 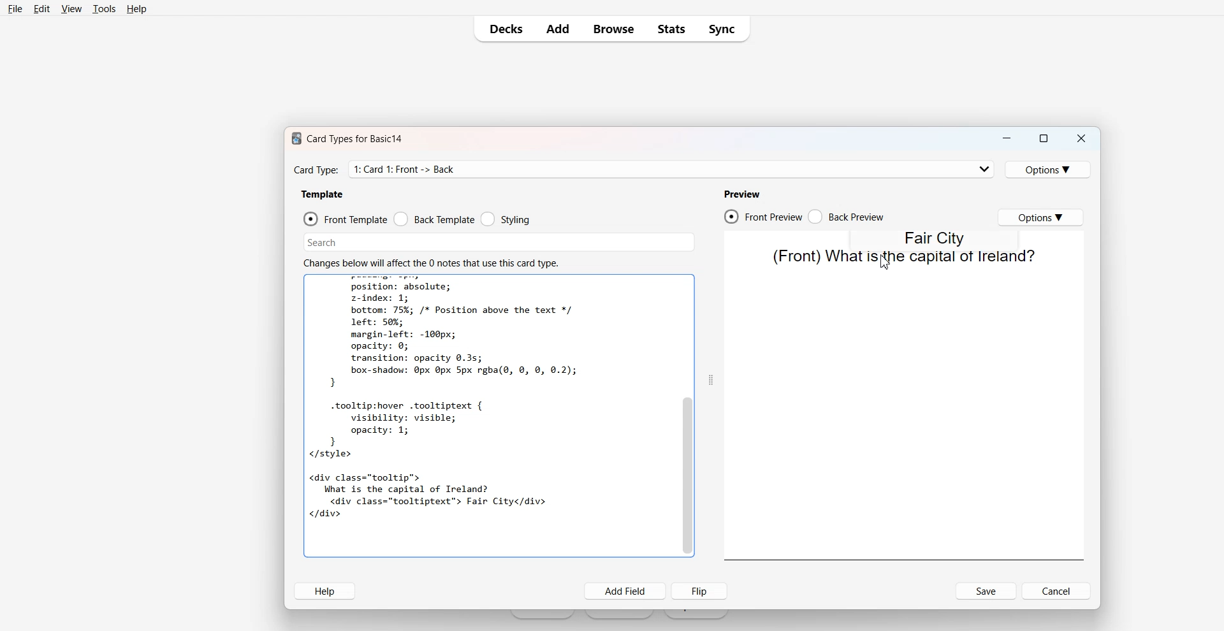 I want to click on Back Template, so click(x=434, y=219).